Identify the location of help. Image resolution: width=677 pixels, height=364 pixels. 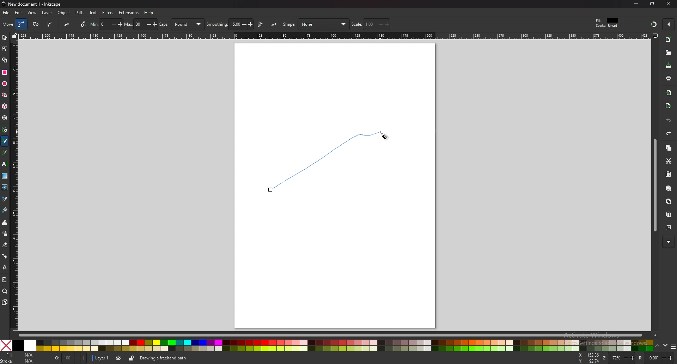
(149, 12).